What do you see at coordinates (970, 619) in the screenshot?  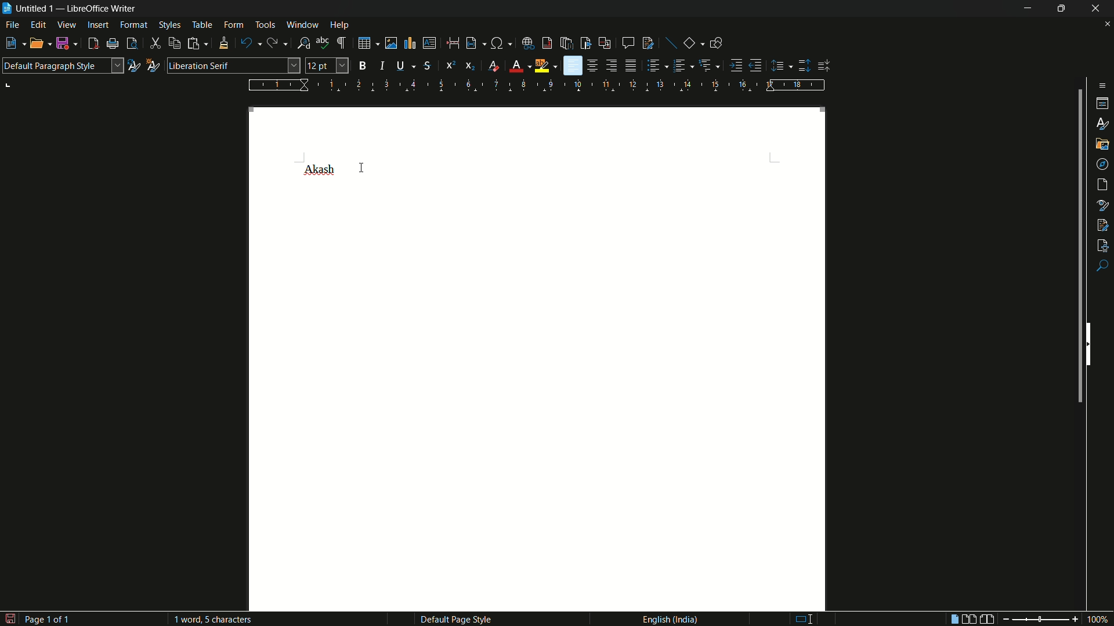 I see `multiple page` at bounding box center [970, 619].